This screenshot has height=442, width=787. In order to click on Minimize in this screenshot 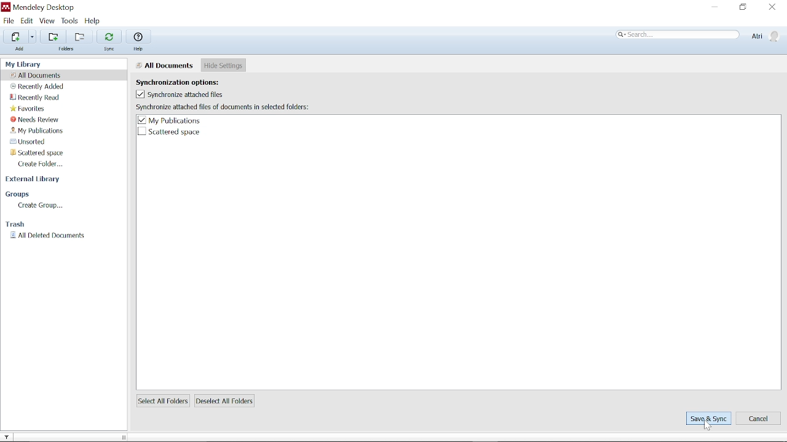, I will do `click(716, 7)`.